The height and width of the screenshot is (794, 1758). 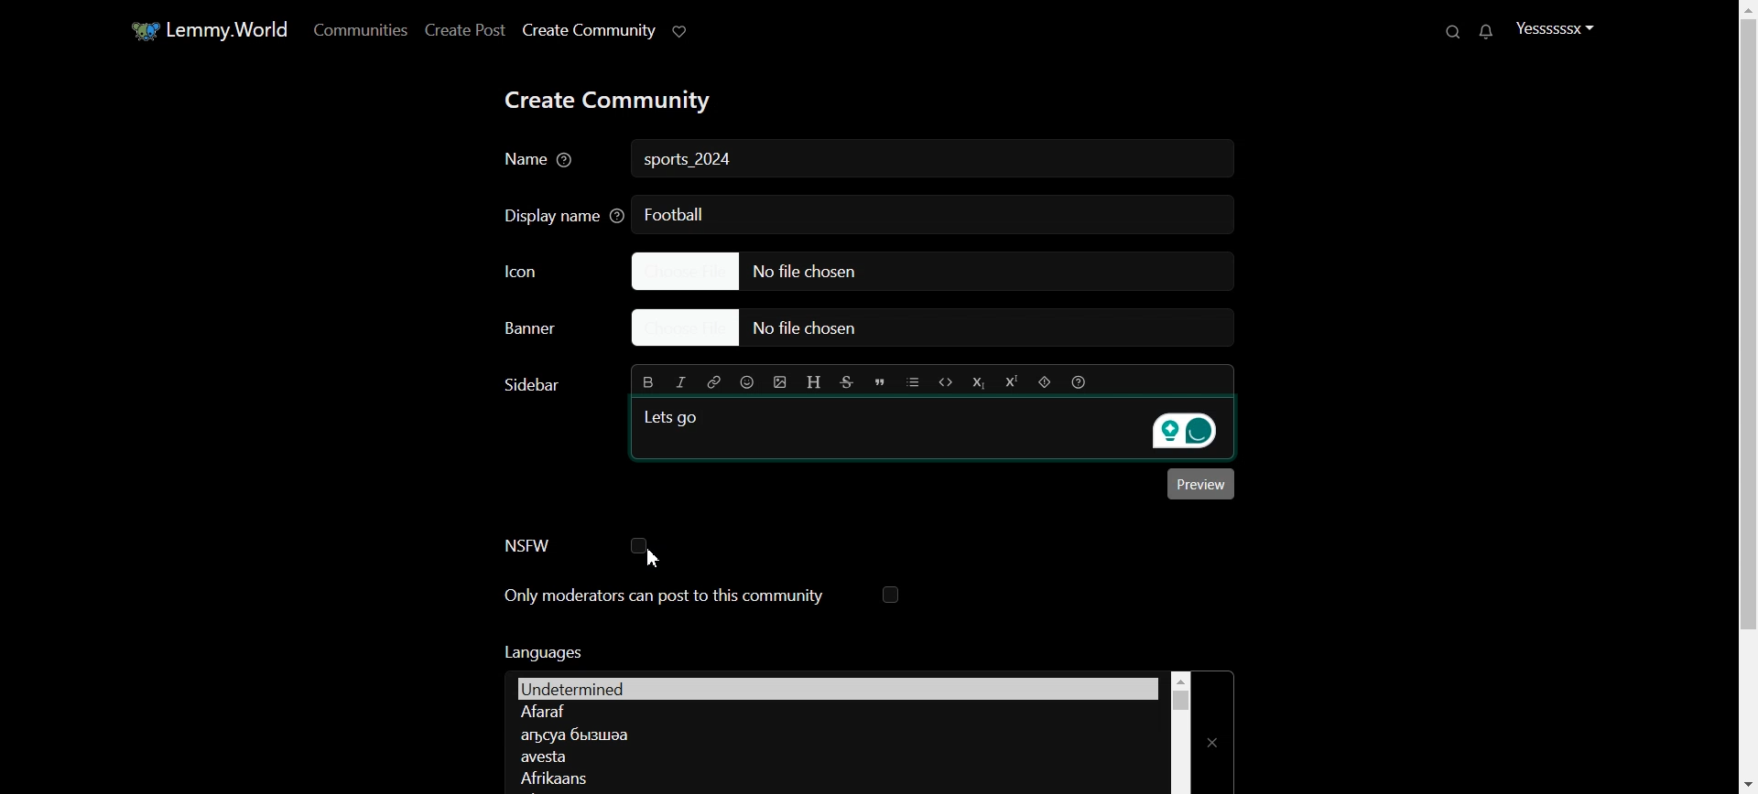 What do you see at coordinates (748, 381) in the screenshot?
I see `Emoji` at bounding box center [748, 381].